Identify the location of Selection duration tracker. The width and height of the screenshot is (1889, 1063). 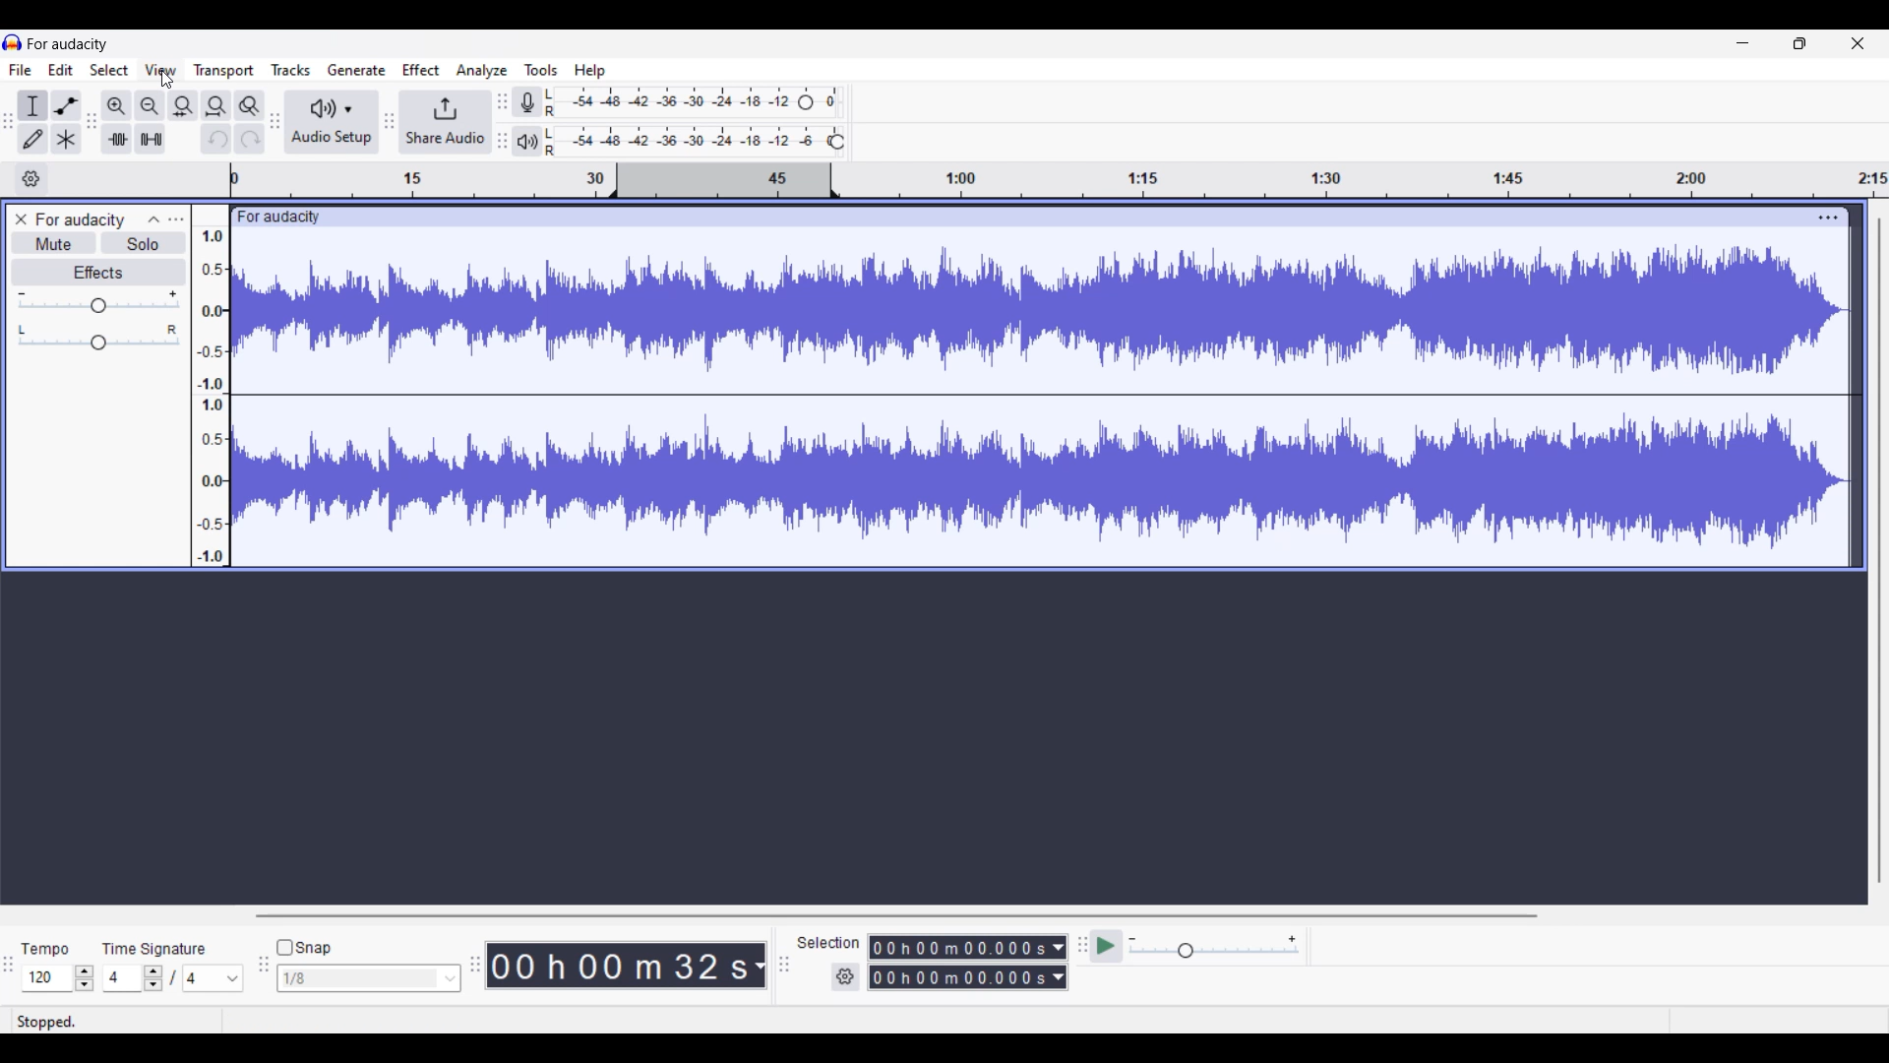
(958, 947).